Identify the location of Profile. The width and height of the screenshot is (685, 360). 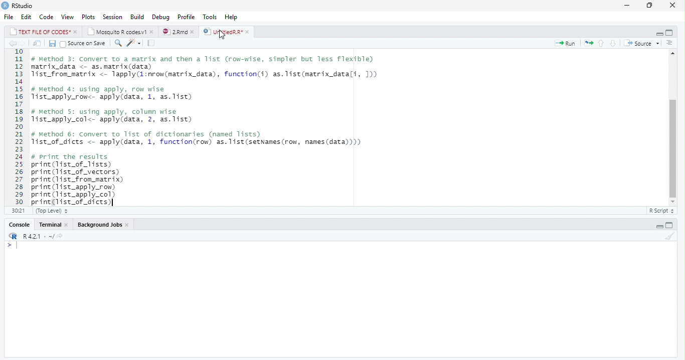
(187, 16).